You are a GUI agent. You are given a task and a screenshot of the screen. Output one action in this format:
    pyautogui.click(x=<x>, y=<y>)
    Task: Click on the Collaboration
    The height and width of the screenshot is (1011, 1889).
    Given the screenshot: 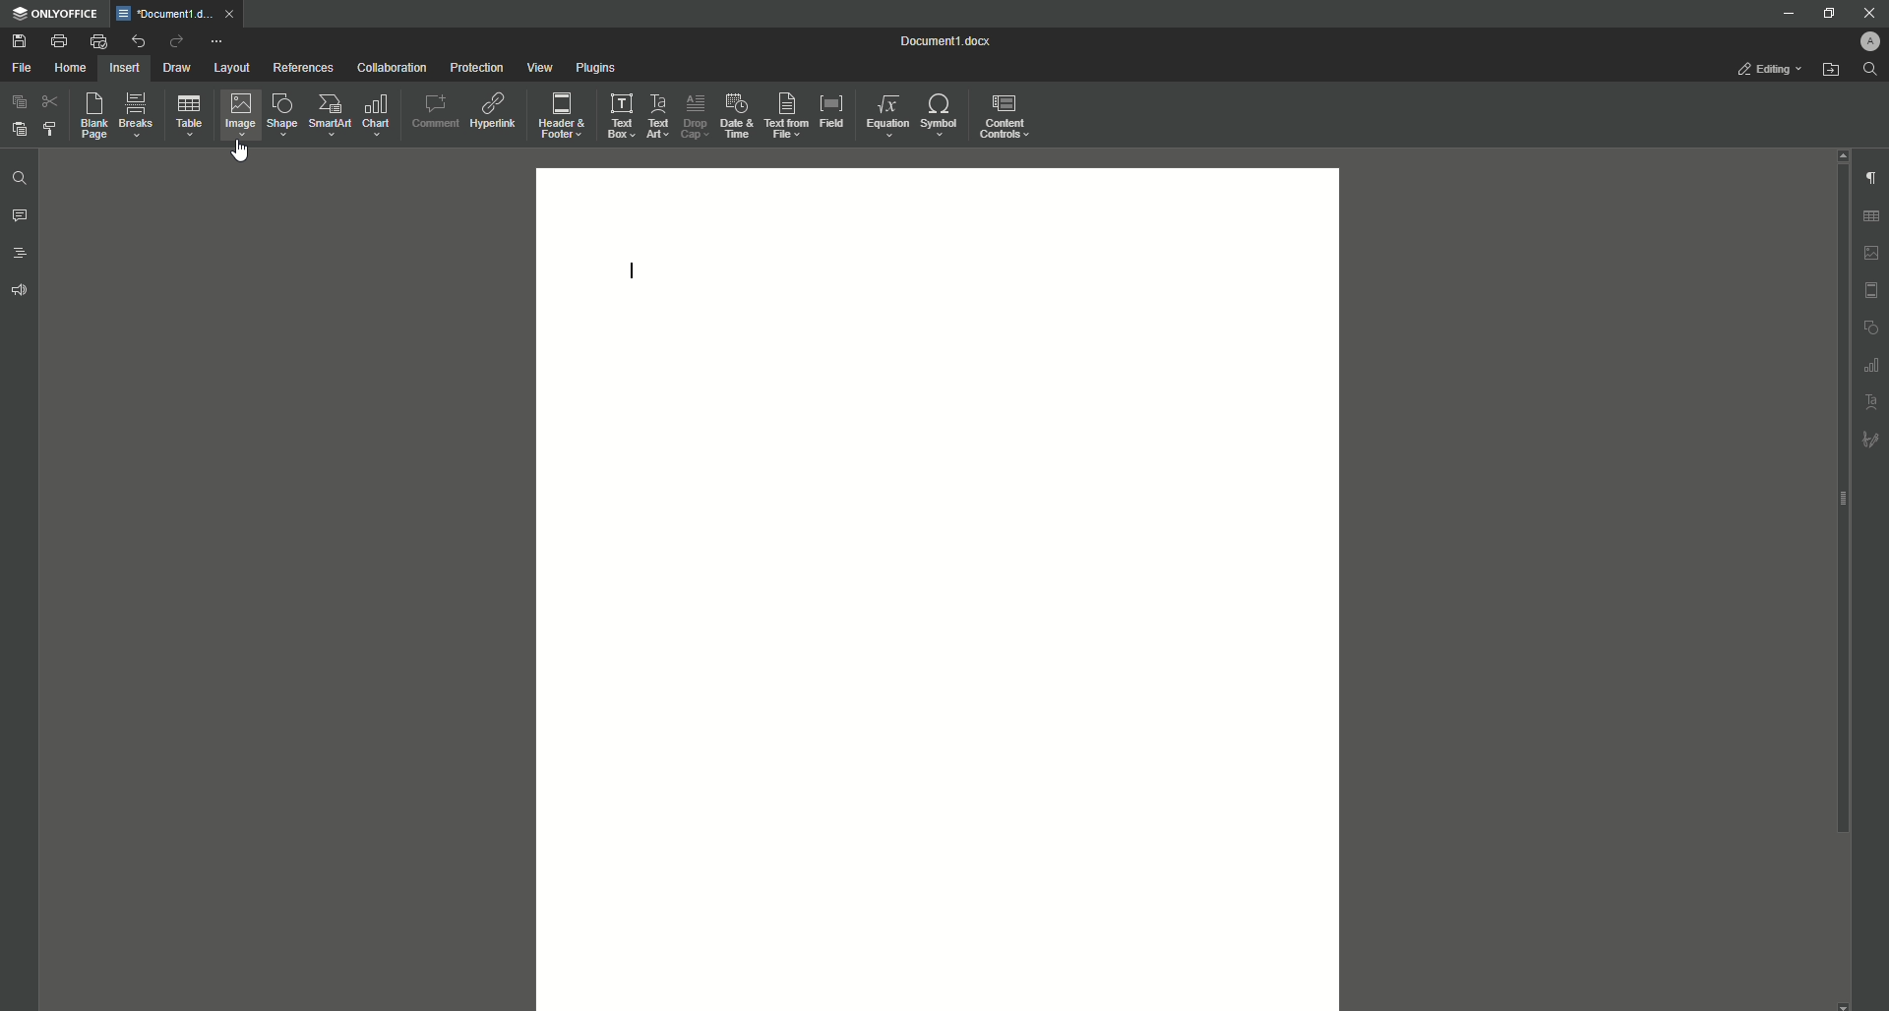 What is the action you would take?
    pyautogui.click(x=389, y=69)
    